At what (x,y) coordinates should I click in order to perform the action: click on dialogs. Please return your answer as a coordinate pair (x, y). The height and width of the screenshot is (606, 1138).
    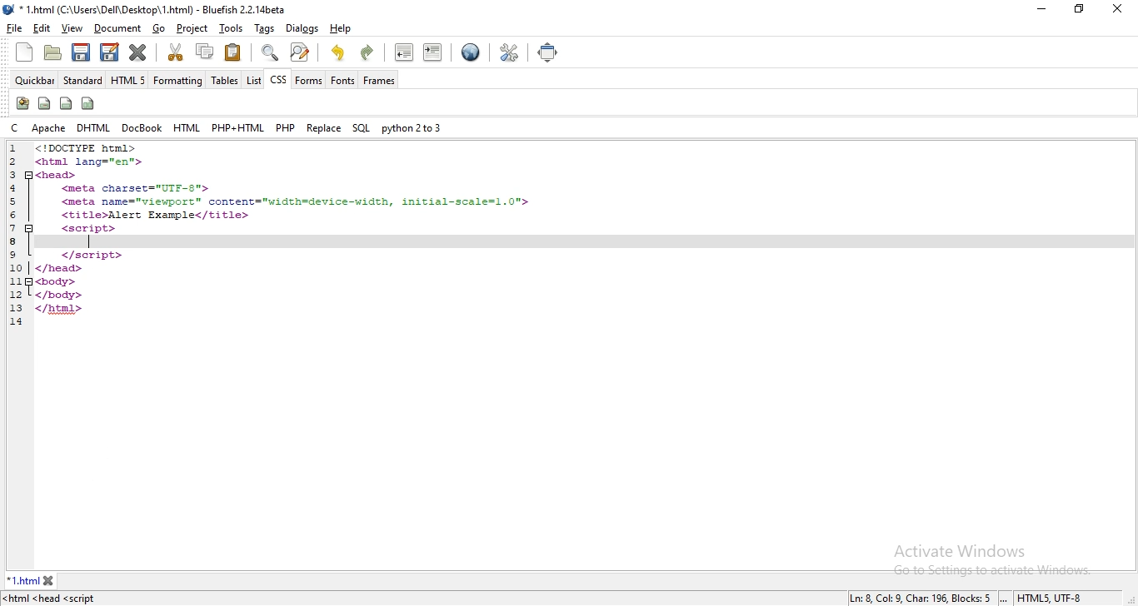
    Looking at the image, I should click on (301, 28).